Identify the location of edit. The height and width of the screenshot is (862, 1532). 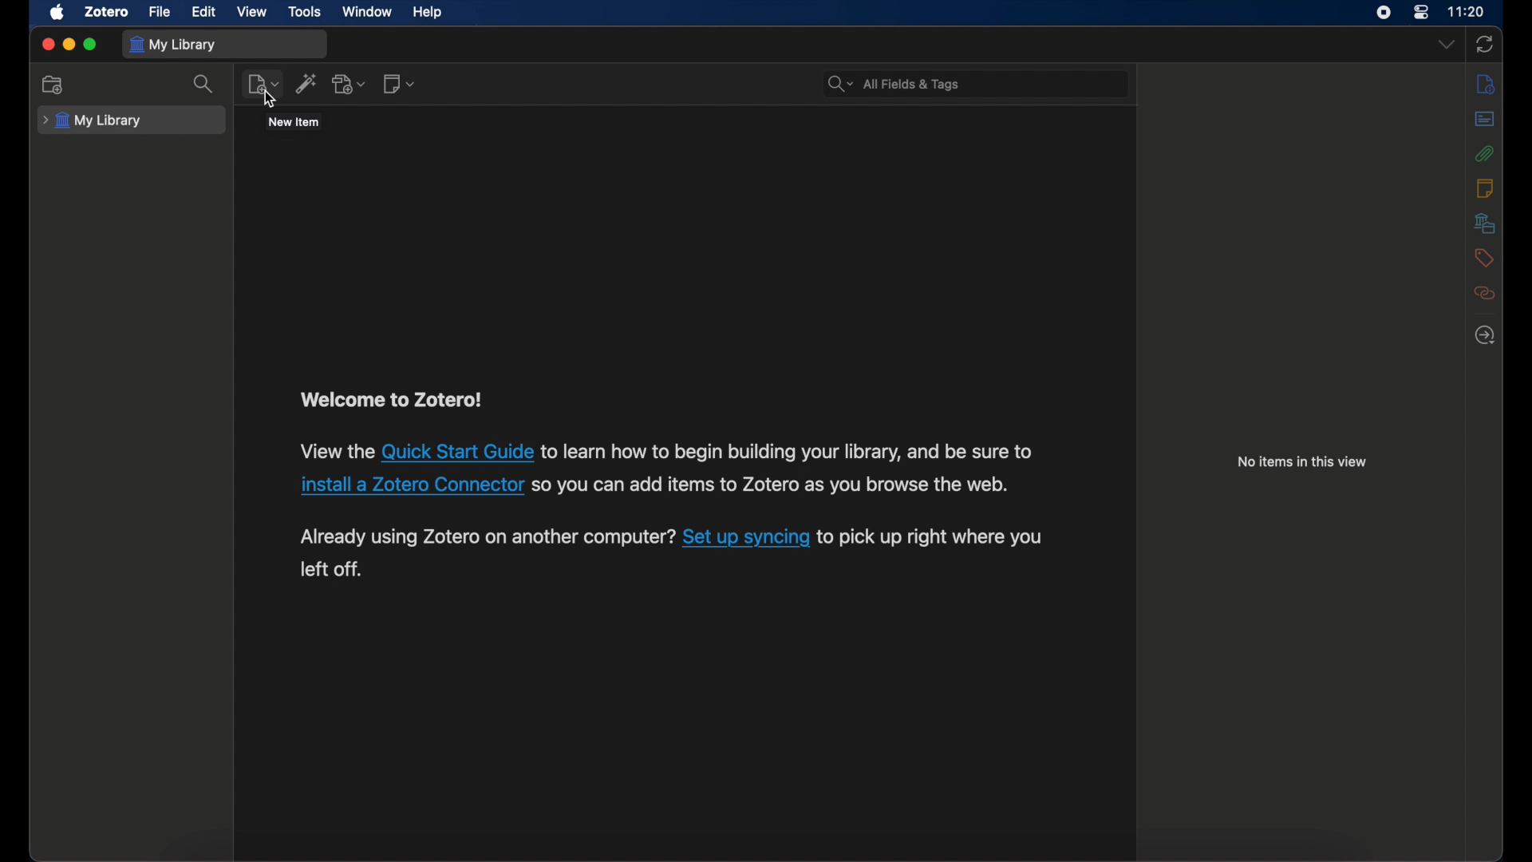
(206, 13).